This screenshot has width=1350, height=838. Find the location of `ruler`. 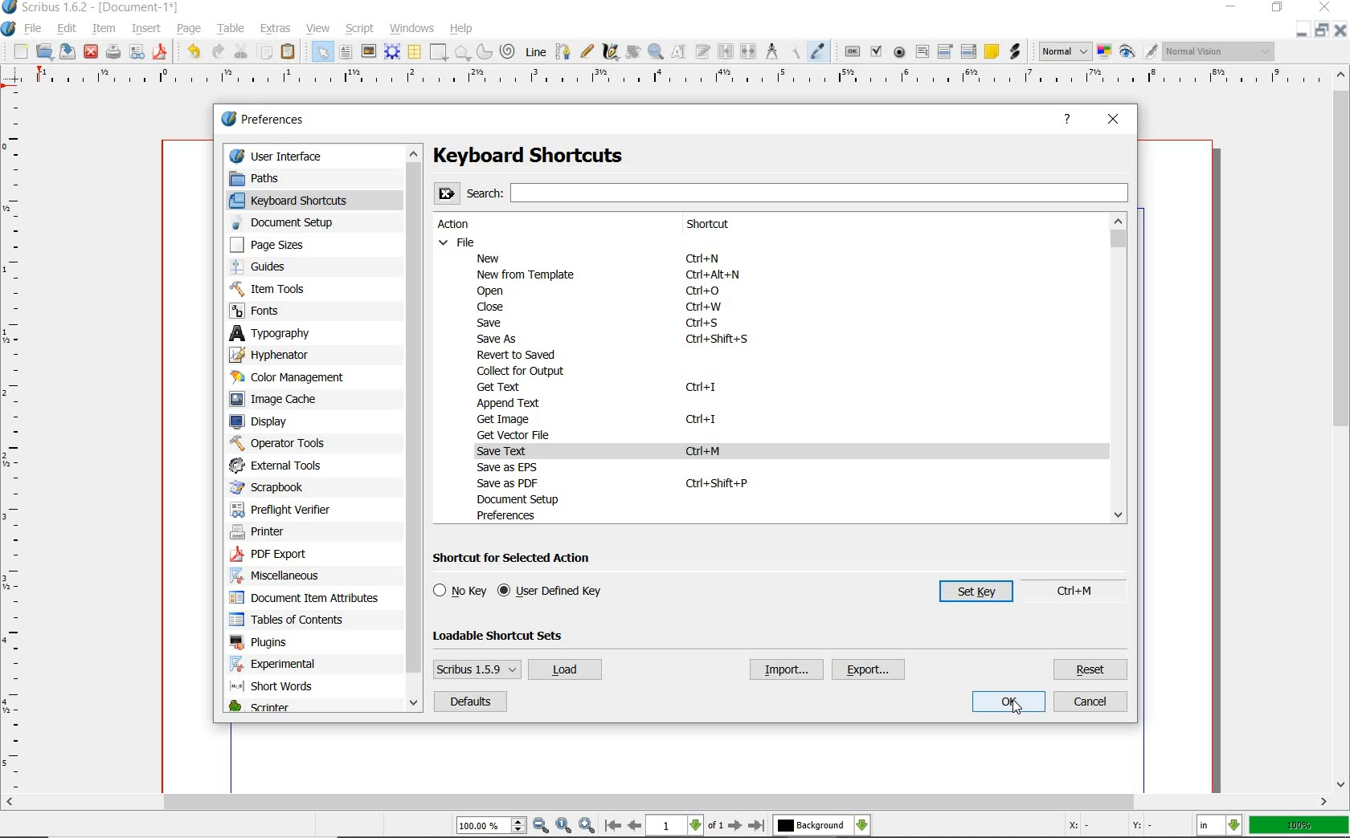

ruler is located at coordinates (676, 81).